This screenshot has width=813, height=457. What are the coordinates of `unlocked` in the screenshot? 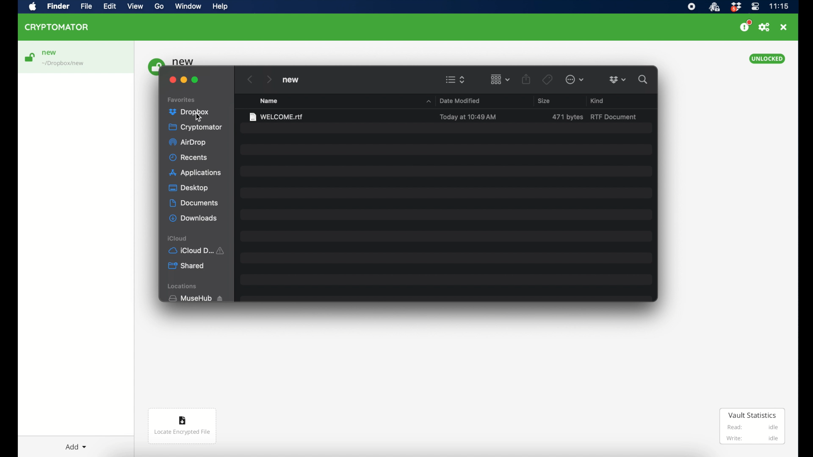 It's located at (767, 59).